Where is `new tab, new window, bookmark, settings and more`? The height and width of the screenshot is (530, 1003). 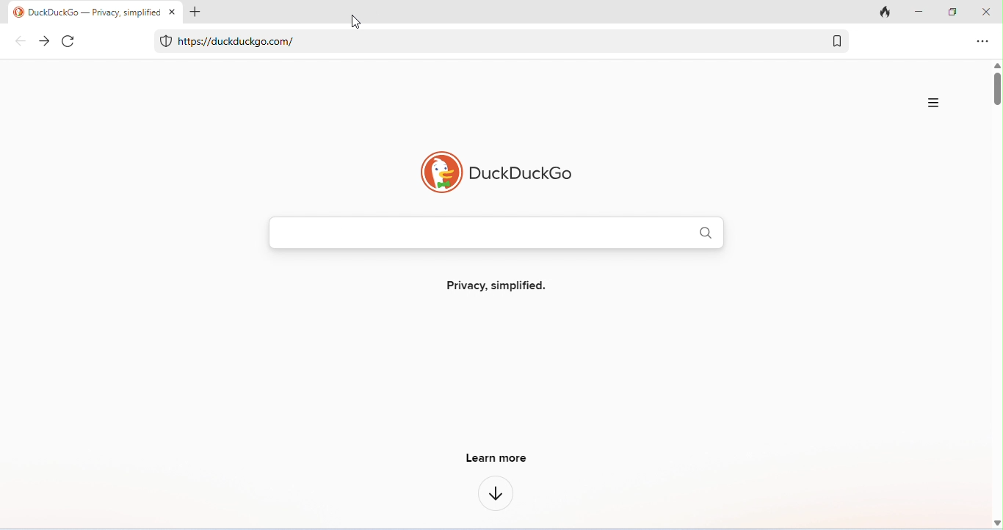 new tab, new window, bookmark, settings and more is located at coordinates (981, 43).